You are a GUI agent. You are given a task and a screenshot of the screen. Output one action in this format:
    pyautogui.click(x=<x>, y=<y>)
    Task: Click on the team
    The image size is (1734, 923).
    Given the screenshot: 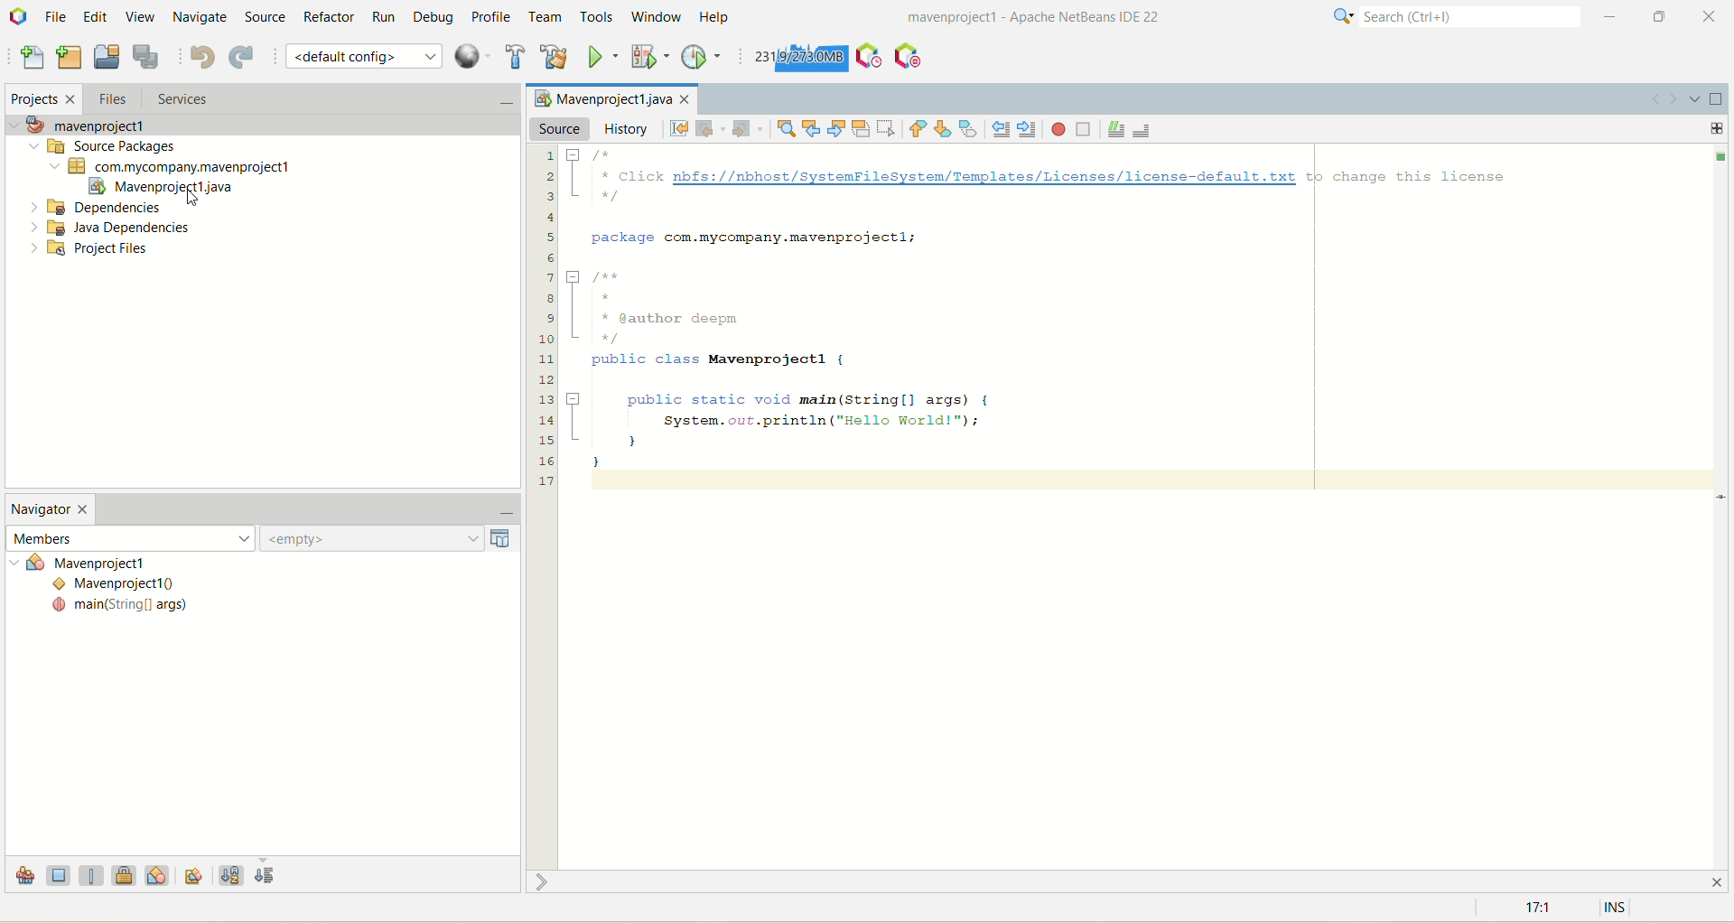 What is the action you would take?
    pyautogui.click(x=546, y=18)
    